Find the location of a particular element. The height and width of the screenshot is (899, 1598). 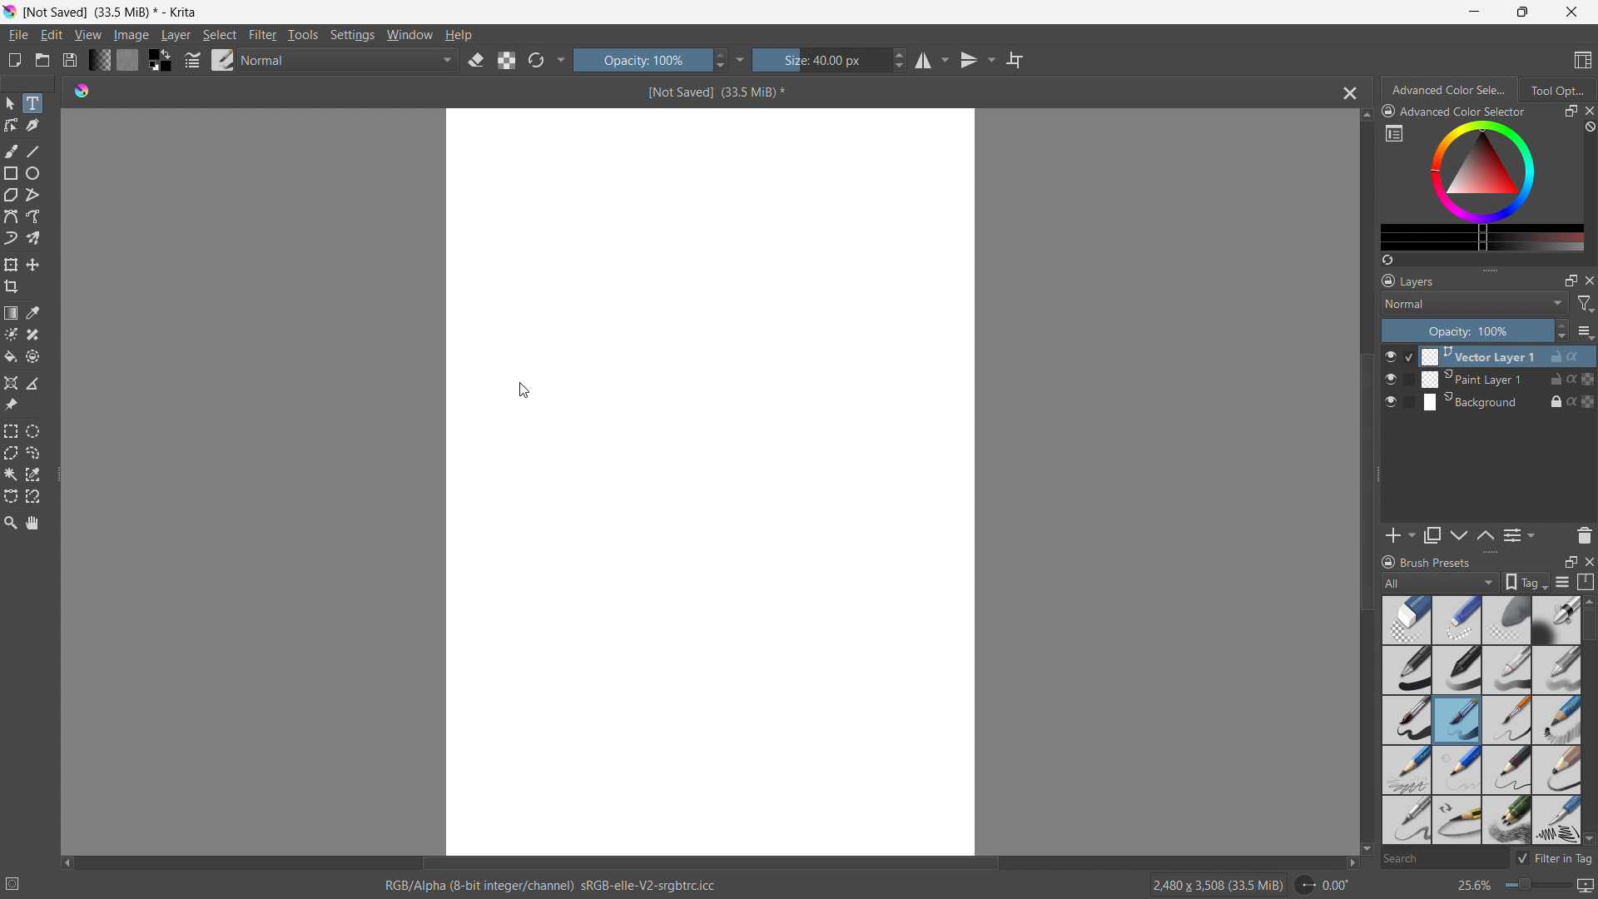

more colors is located at coordinates (1482, 238).